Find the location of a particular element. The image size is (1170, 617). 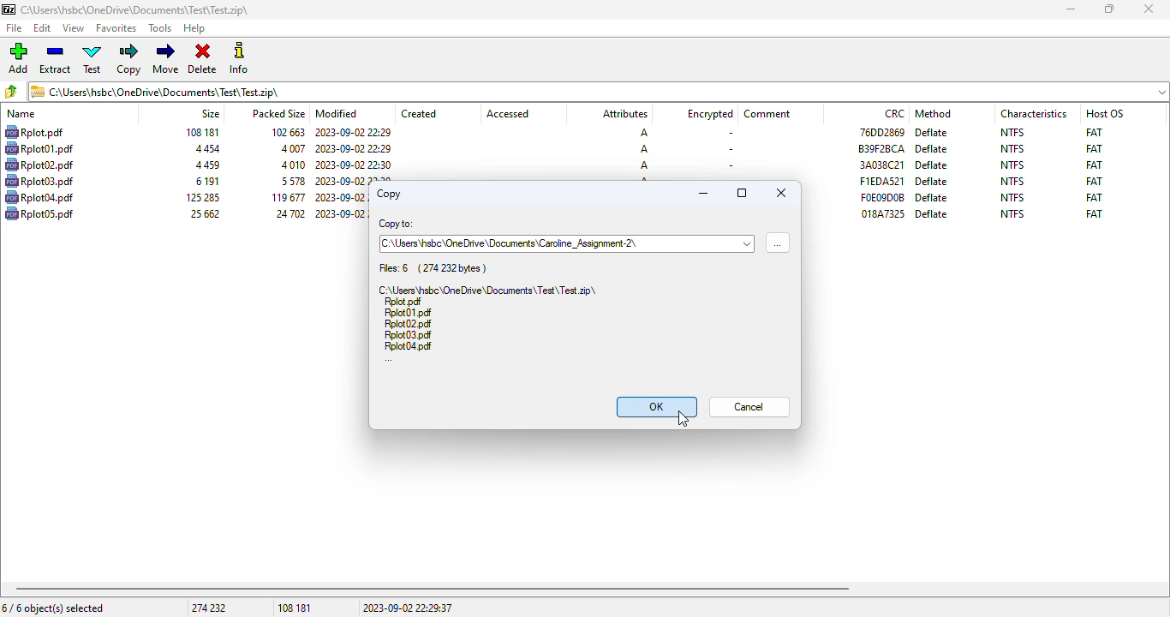

help is located at coordinates (194, 29).